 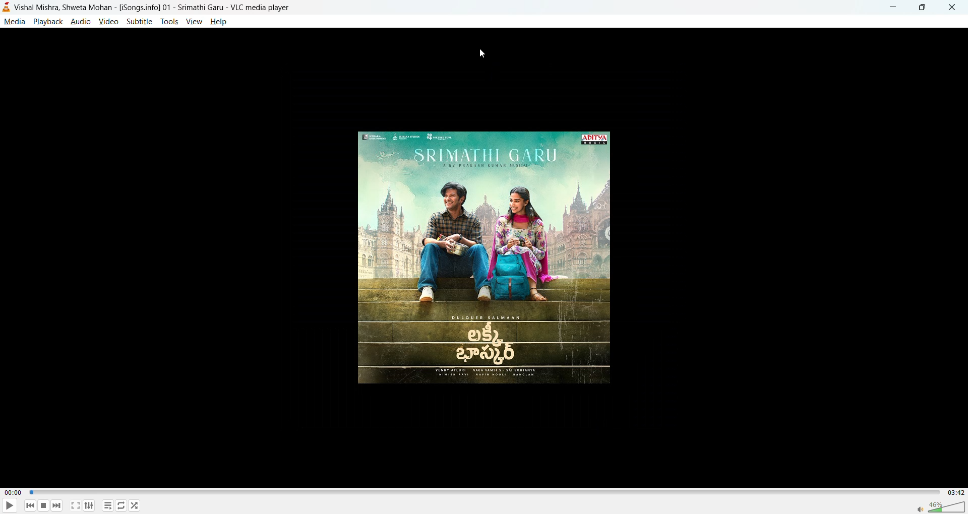 I want to click on play, so click(x=6, y=506).